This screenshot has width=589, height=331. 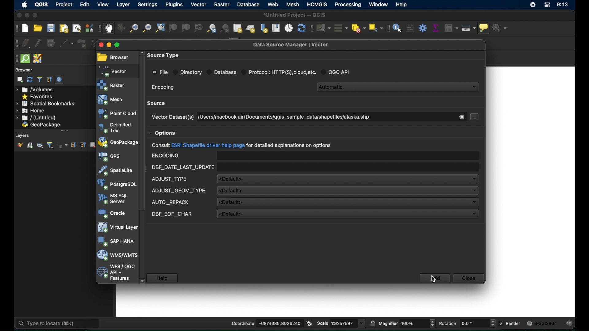 What do you see at coordinates (162, 278) in the screenshot?
I see `help` at bounding box center [162, 278].